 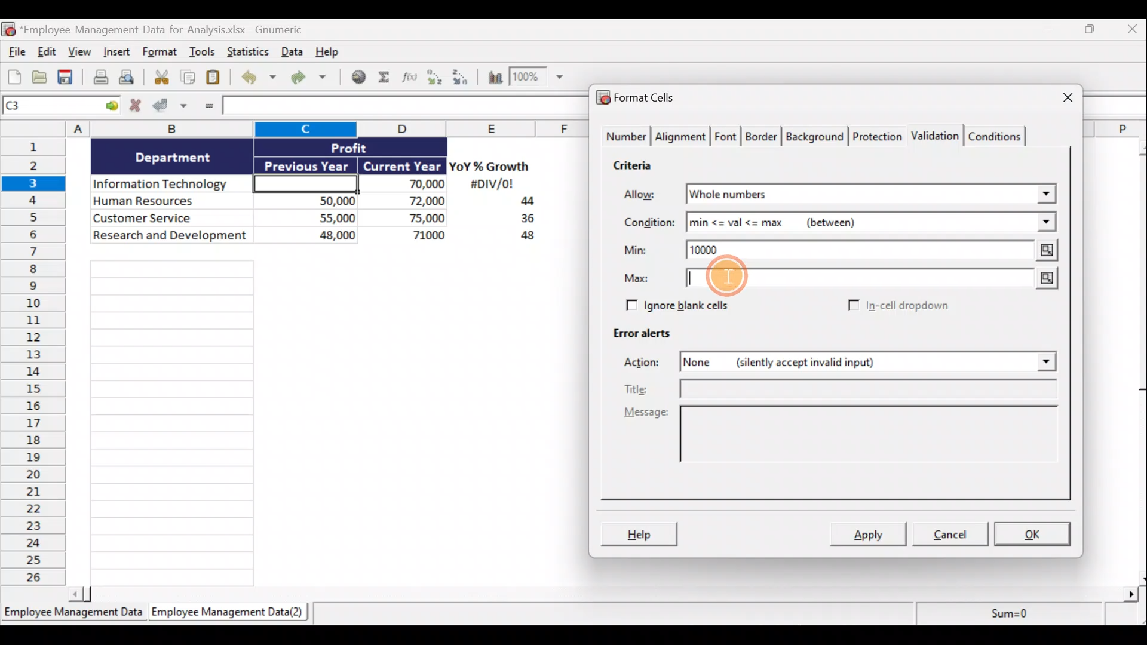 What do you see at coordinates (1047, 223) in the screenshot?
I see `Condition drop down` at bounding box center [1047, 223].